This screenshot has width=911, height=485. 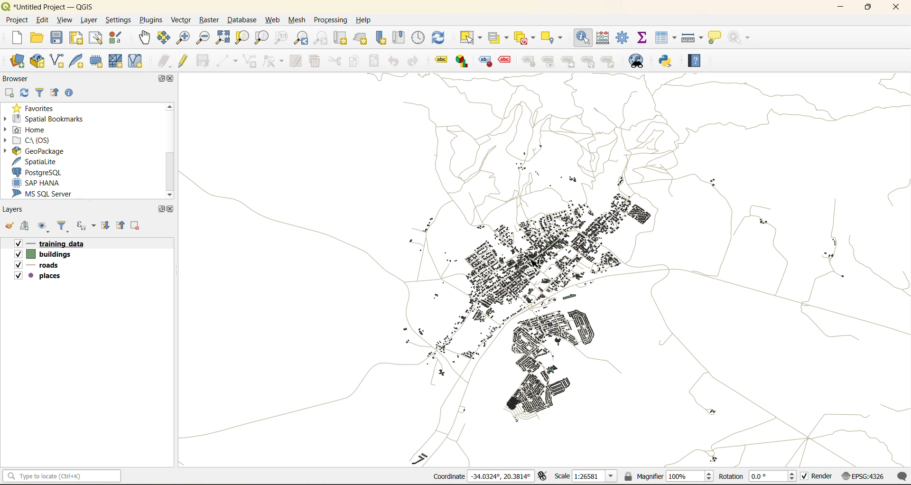 What do you see at coordinates (867, 9) in the screenshot?
I see `maximize` at bounding box center [867, 9].